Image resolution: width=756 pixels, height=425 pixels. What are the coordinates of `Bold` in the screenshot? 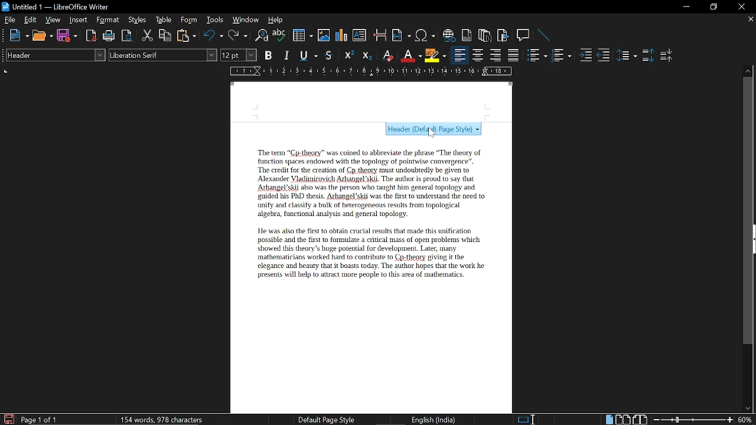 It's located at (268, 57).